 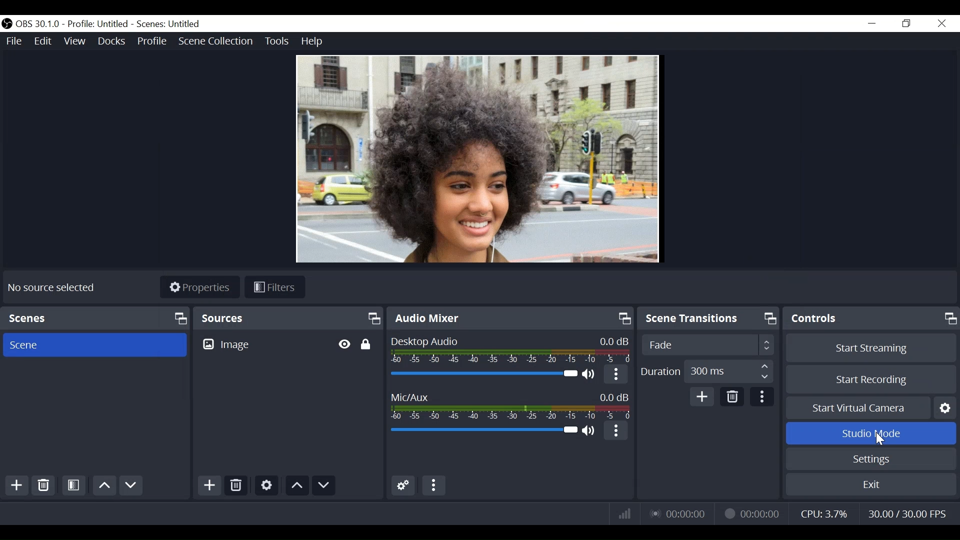 I want to click on Help, so click(x=314, y=41).